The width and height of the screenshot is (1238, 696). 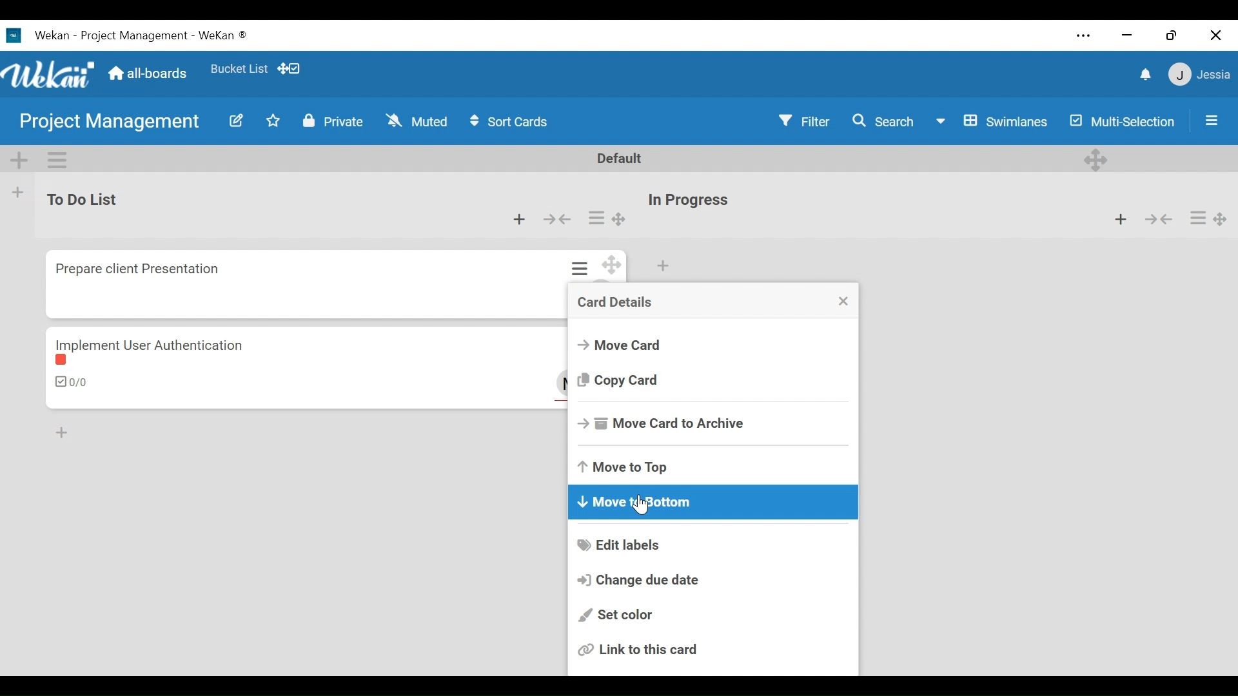 I want to click on Add Card to Botton of the list, so click(x=61, y=434).